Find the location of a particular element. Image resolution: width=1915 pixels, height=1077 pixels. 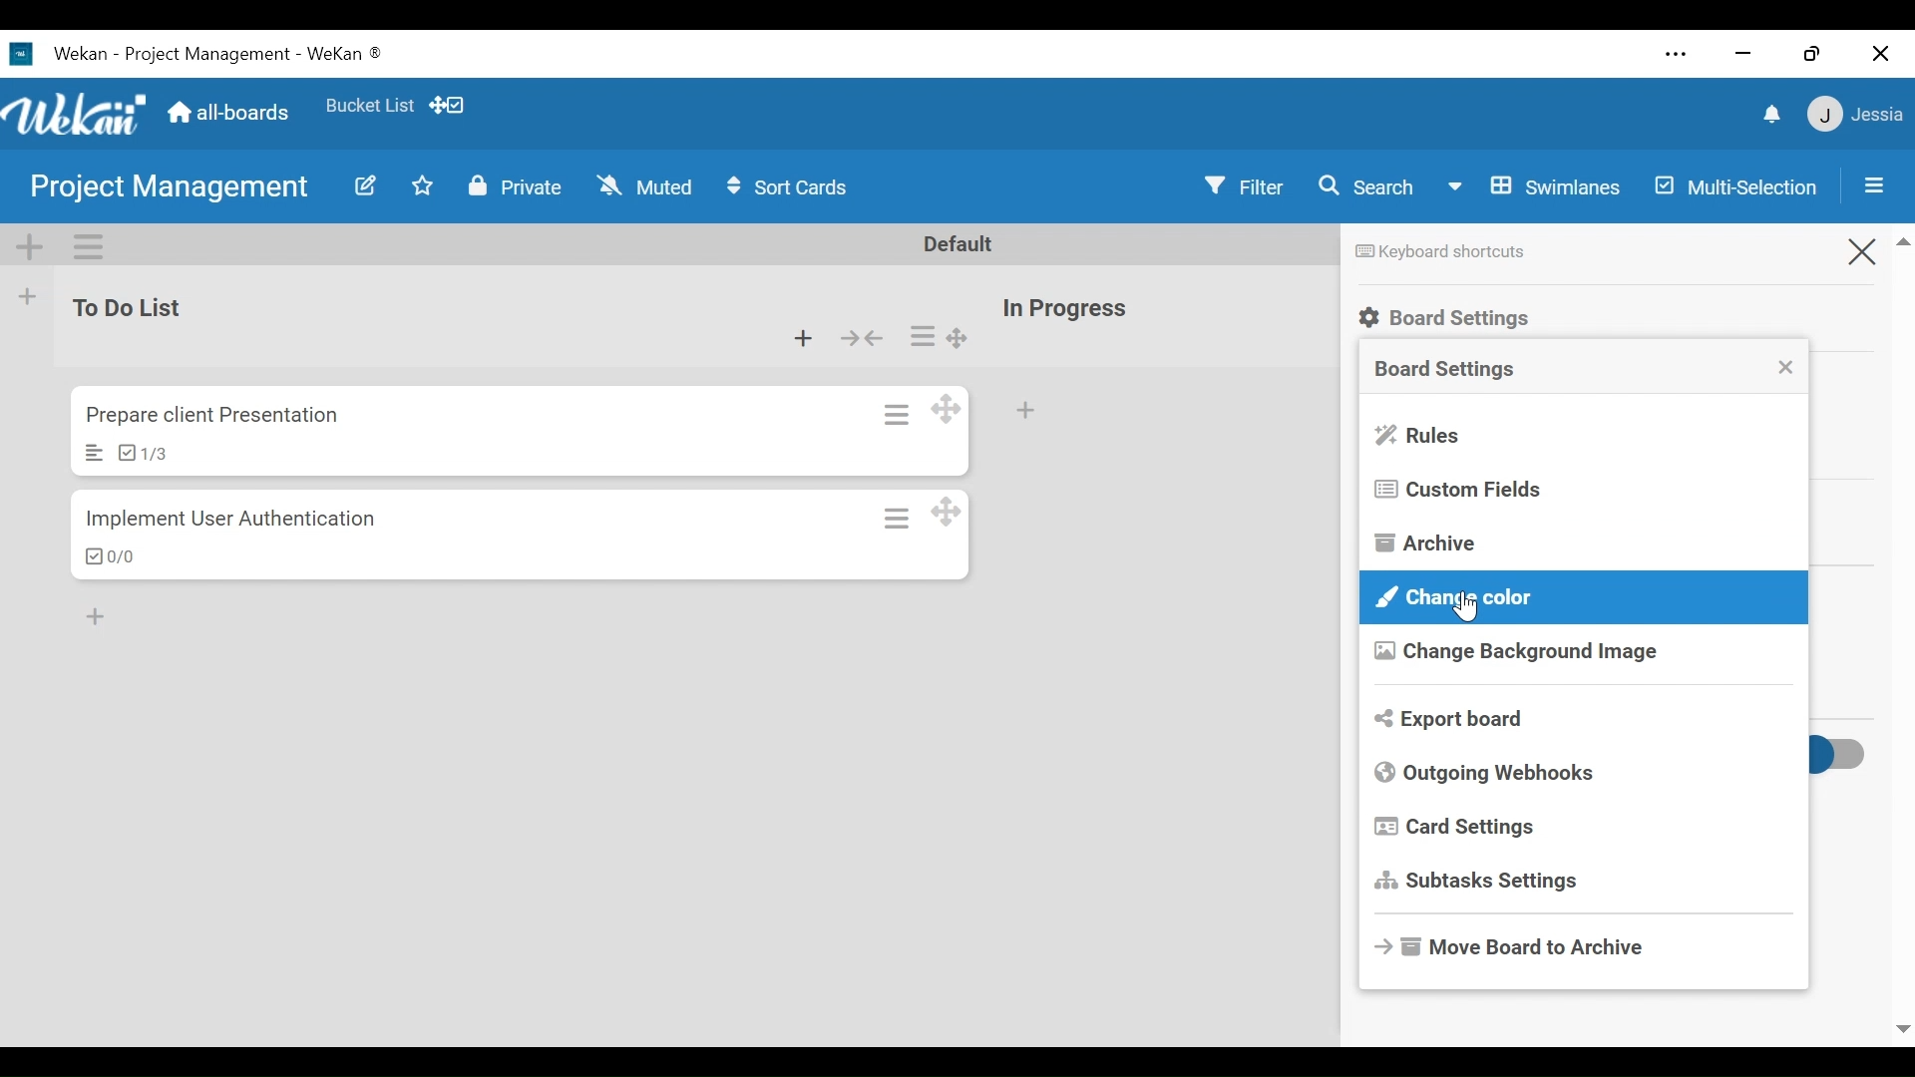

Toggle show/hide is located at coordinates (1832, 758).